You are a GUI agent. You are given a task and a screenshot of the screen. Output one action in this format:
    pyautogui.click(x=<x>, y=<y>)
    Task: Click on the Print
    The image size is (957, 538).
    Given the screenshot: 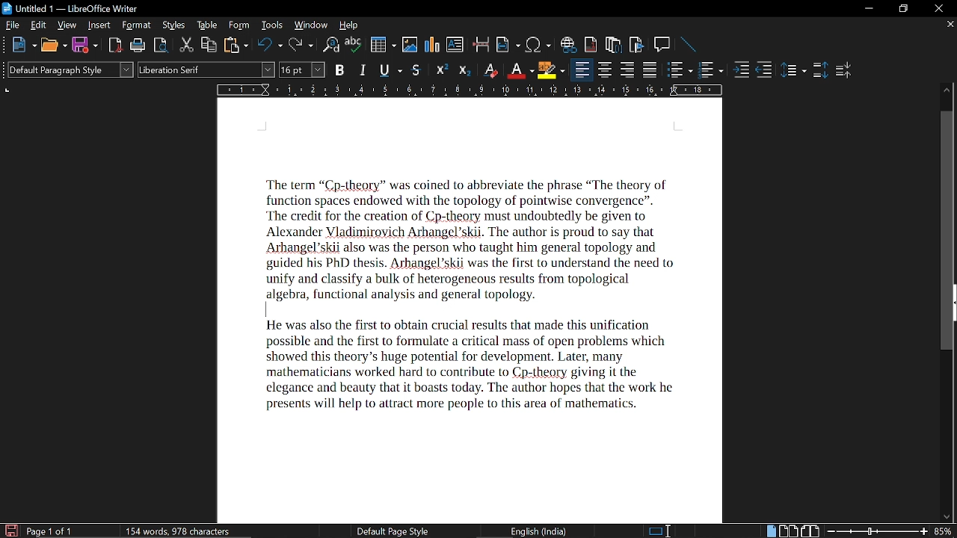 What is the action you would take?
    pyautogui.click(x=137, y=46)
    